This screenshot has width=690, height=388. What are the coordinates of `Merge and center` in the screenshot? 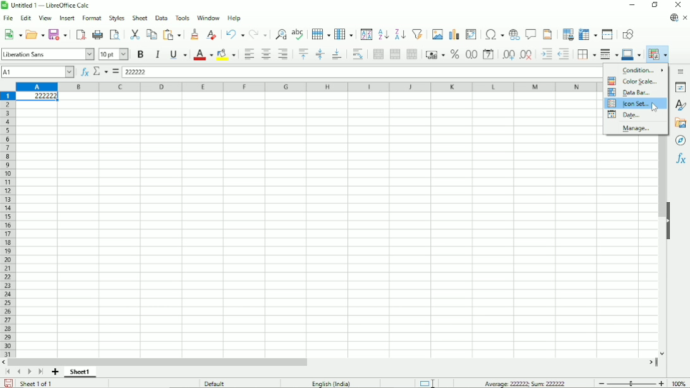 It's located at (378, 54).